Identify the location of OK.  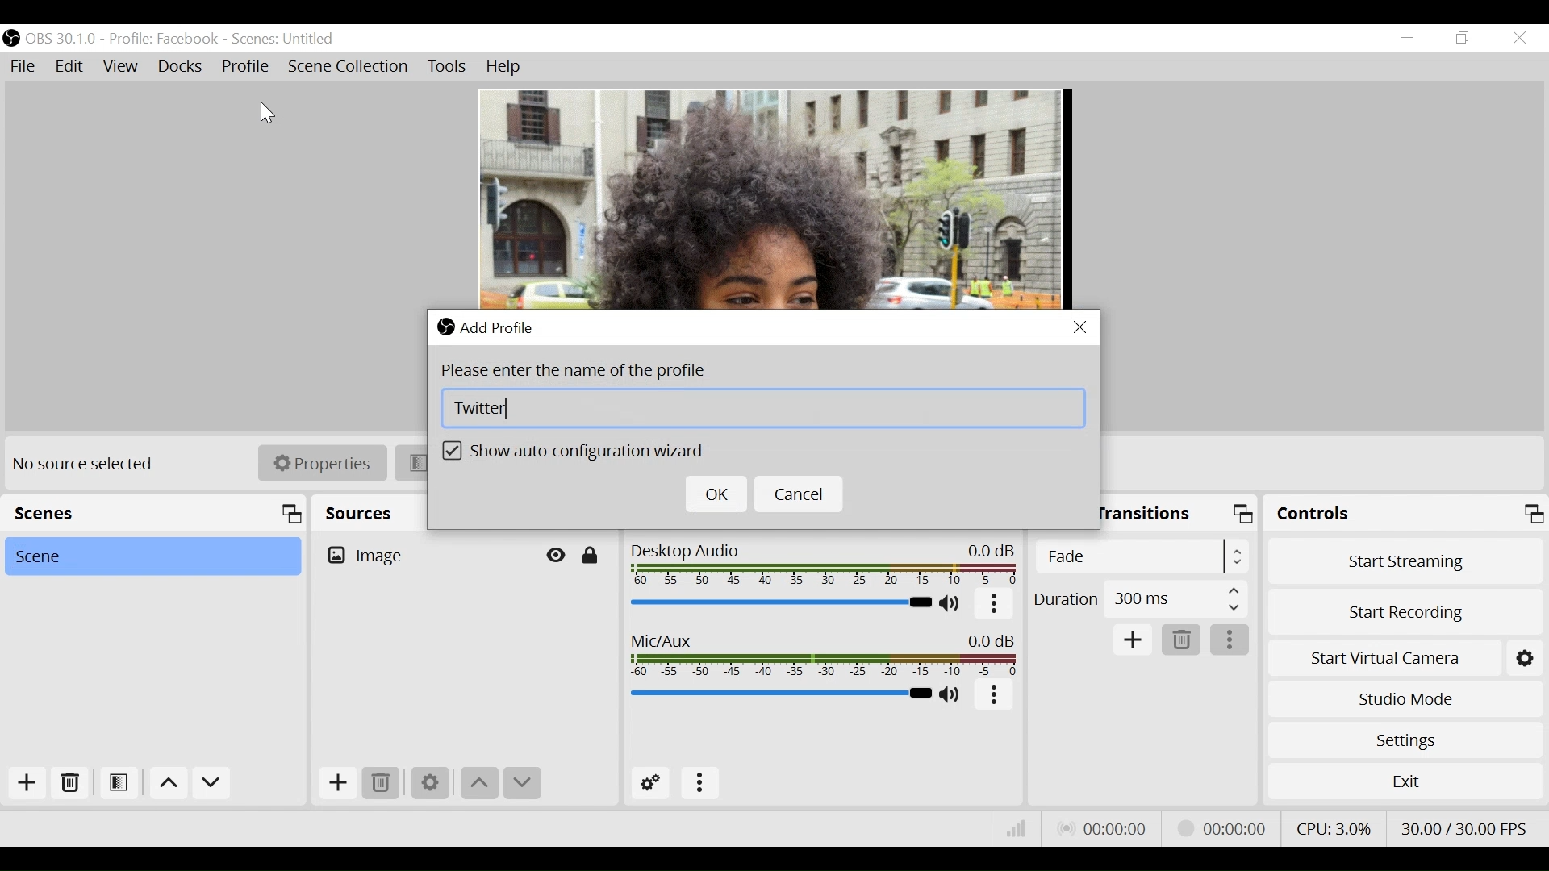
(716, 495).